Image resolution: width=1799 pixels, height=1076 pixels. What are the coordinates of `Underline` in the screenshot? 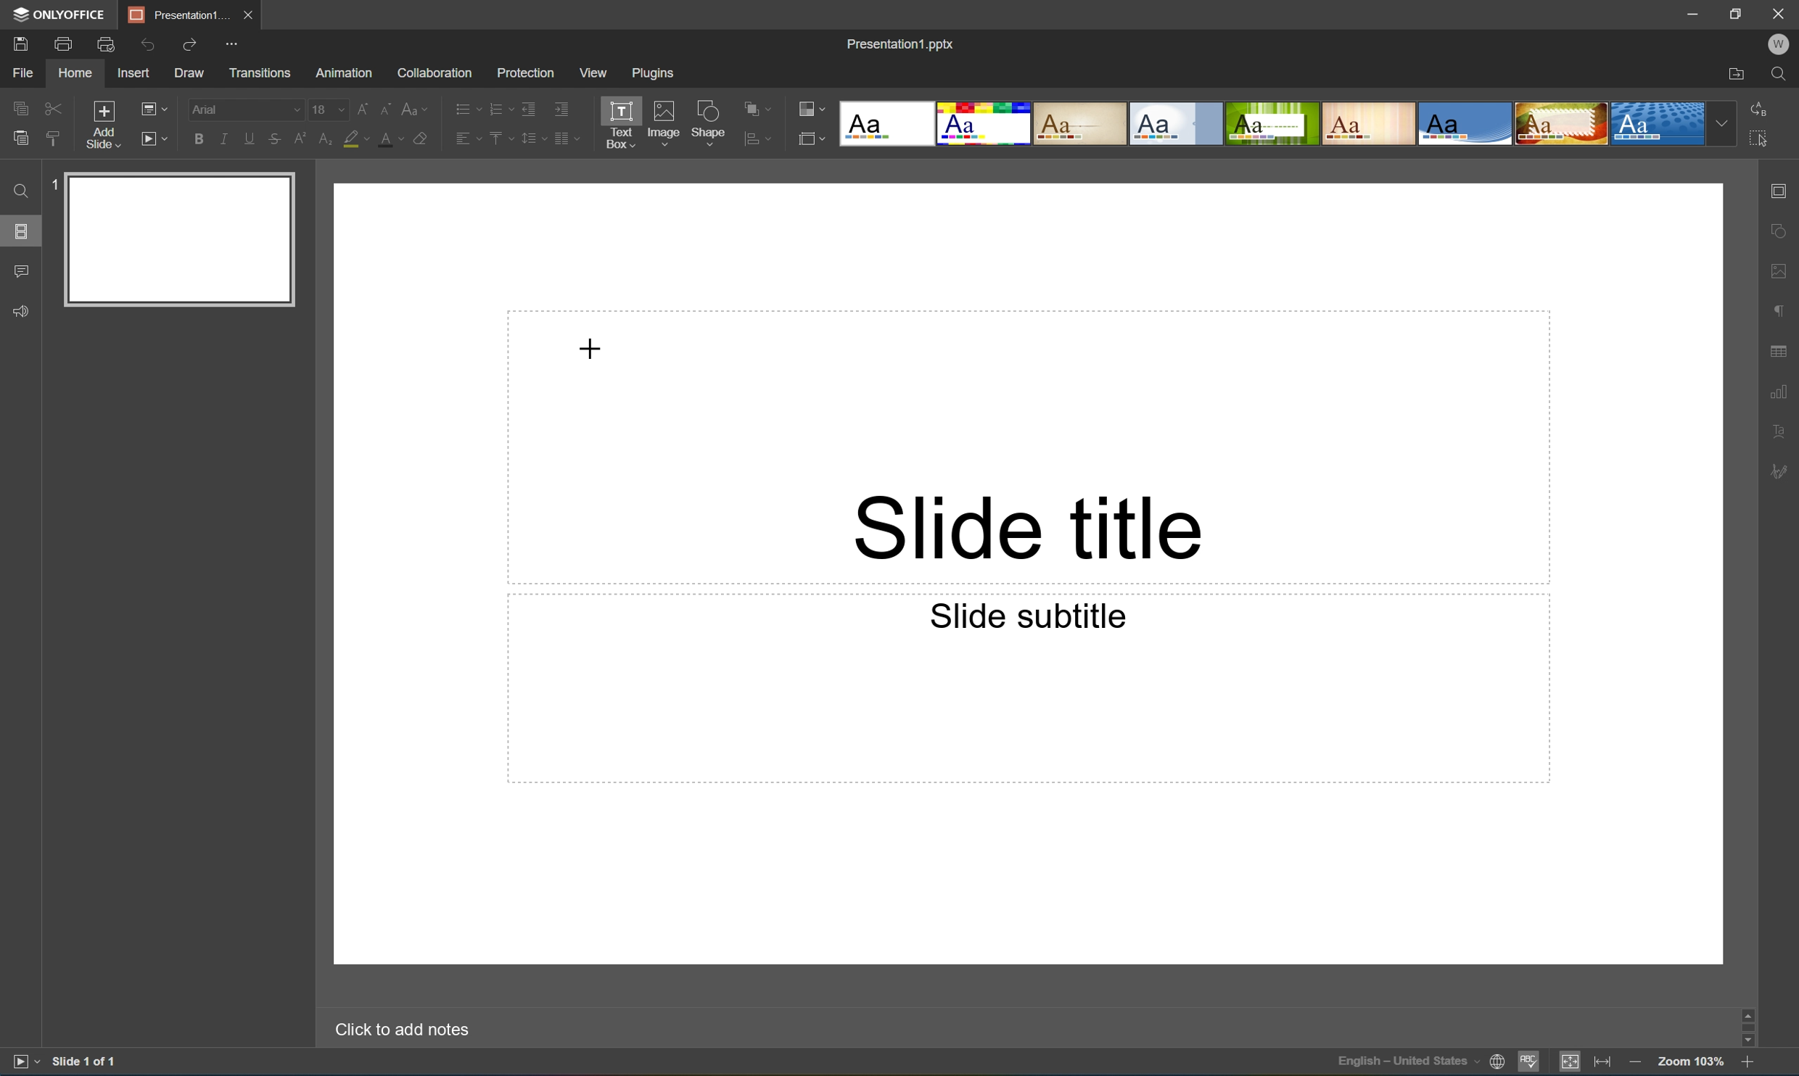 It's located at (250, 136).